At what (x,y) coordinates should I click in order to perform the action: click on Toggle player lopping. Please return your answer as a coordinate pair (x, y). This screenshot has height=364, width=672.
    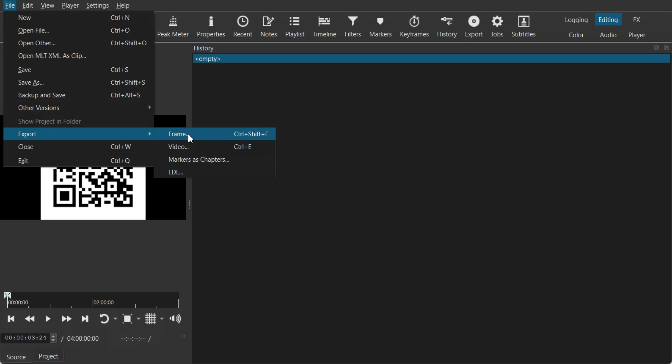
    Looking at the image, I should click on (104, 319).